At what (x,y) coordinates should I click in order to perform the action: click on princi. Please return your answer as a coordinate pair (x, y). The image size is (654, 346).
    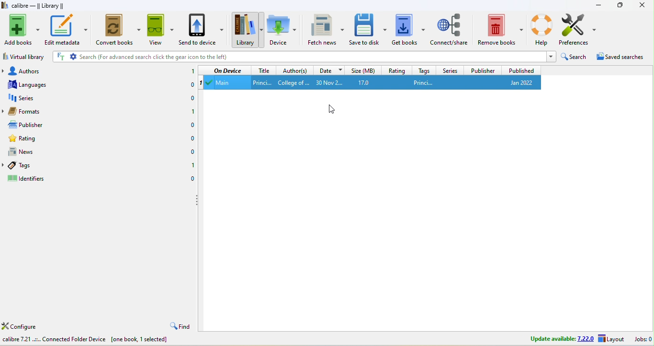
    Looking at the image, I should click on (442, 82).